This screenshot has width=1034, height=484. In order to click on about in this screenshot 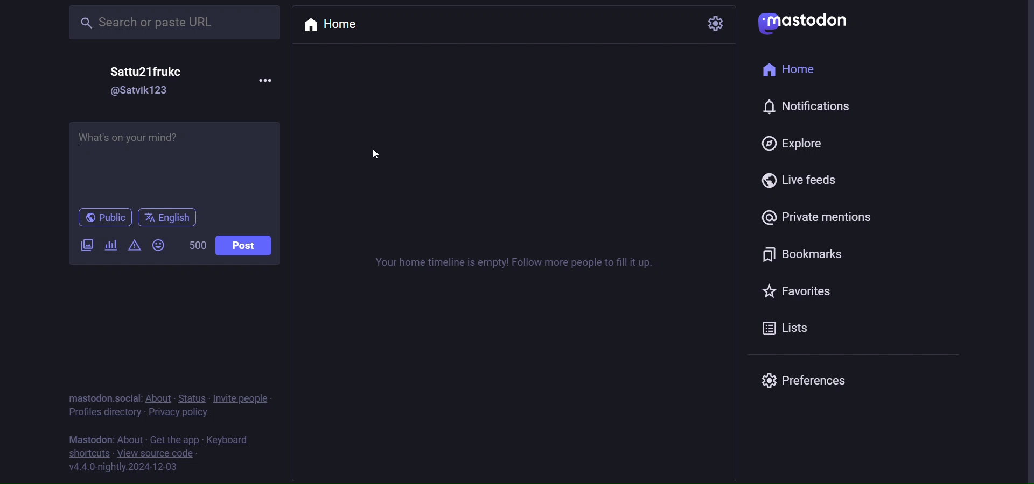, I will do `click(131, 438)`.